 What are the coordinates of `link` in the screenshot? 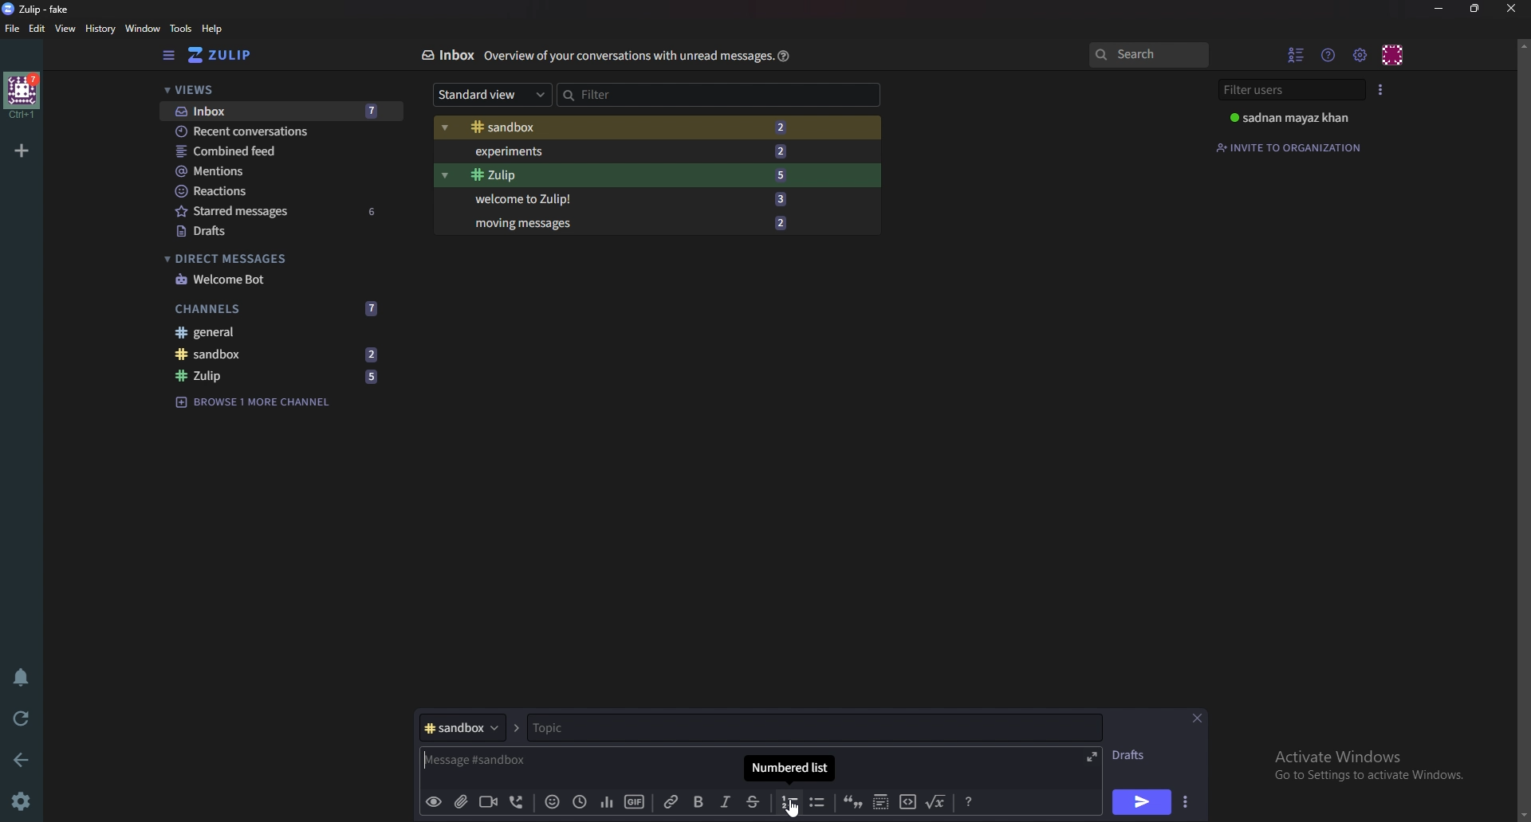 It's located at (672, 802).